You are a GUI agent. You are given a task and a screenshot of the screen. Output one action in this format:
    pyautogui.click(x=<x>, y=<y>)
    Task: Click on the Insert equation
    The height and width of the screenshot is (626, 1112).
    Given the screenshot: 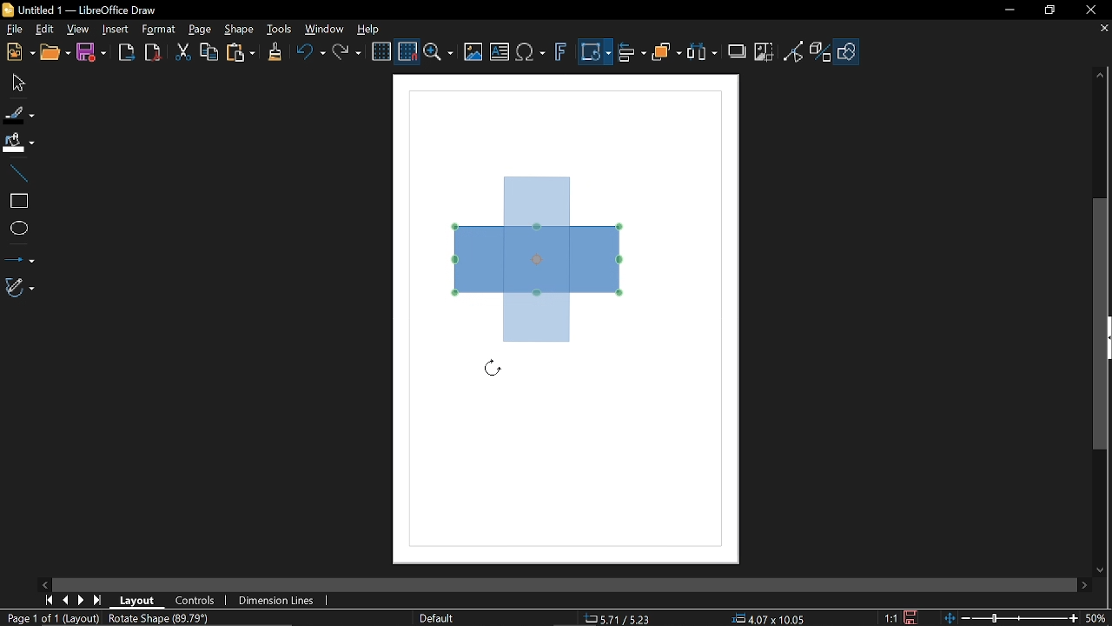 What is the action you would take?
    pyautogui.click(x=530, y=55)
    